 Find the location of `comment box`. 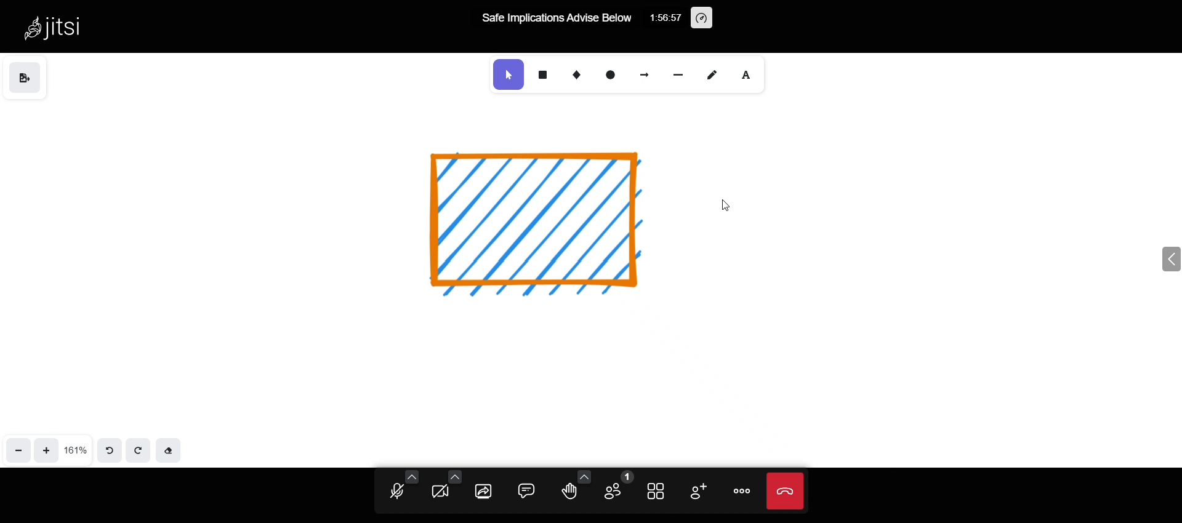

comment box is located at coordinates (526, 488).